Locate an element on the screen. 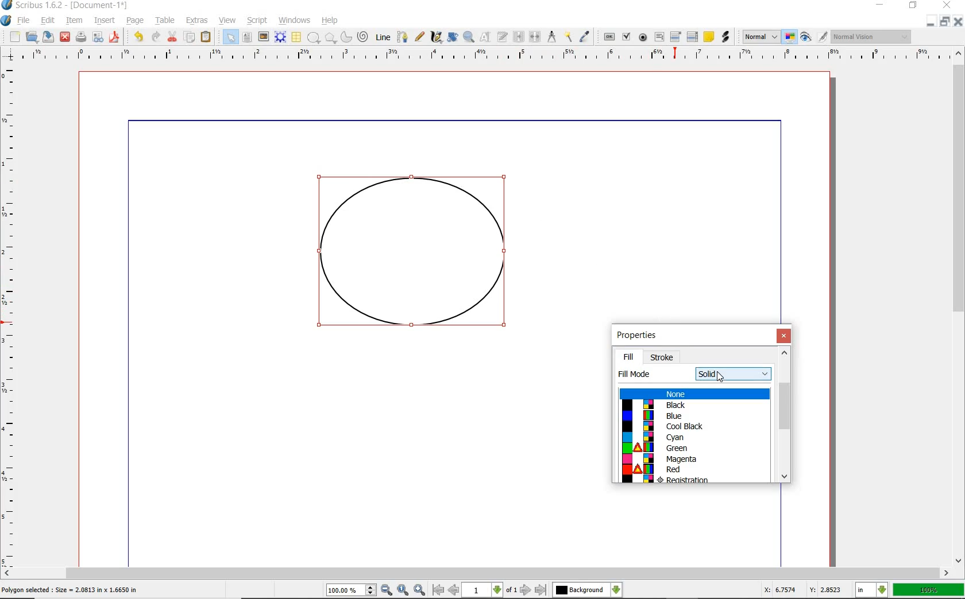 This screenshot has height=599, width=965. PRINT is located at coordinates (81, 38).